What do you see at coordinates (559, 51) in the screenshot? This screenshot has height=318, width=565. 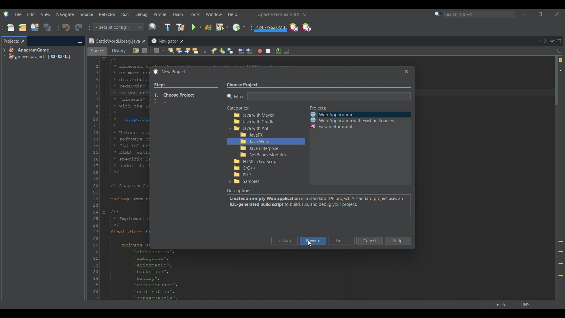 I see `Split window horizontally or vertically` at bounding box center [559, 51].